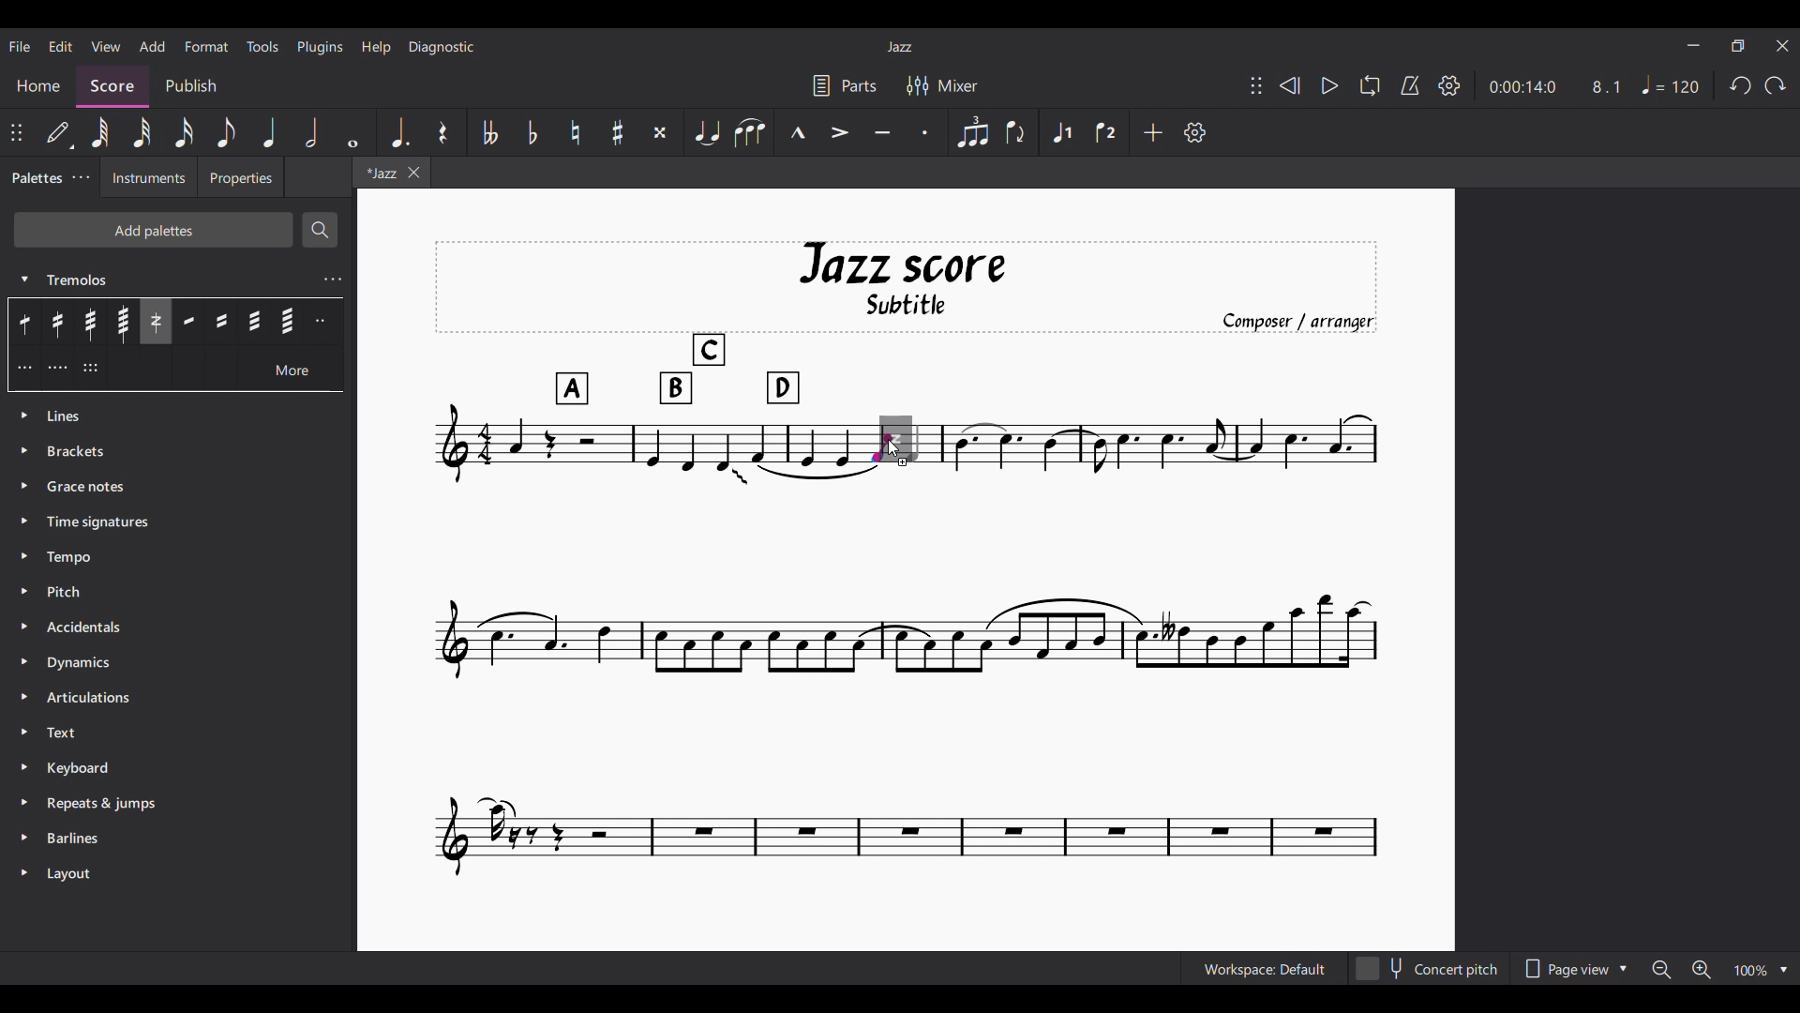 The height and width of the screenshot is (1013, 1800). Describe the element at coordinates (1018, 133) in the screenshot. I see `Flip direction` at that location.